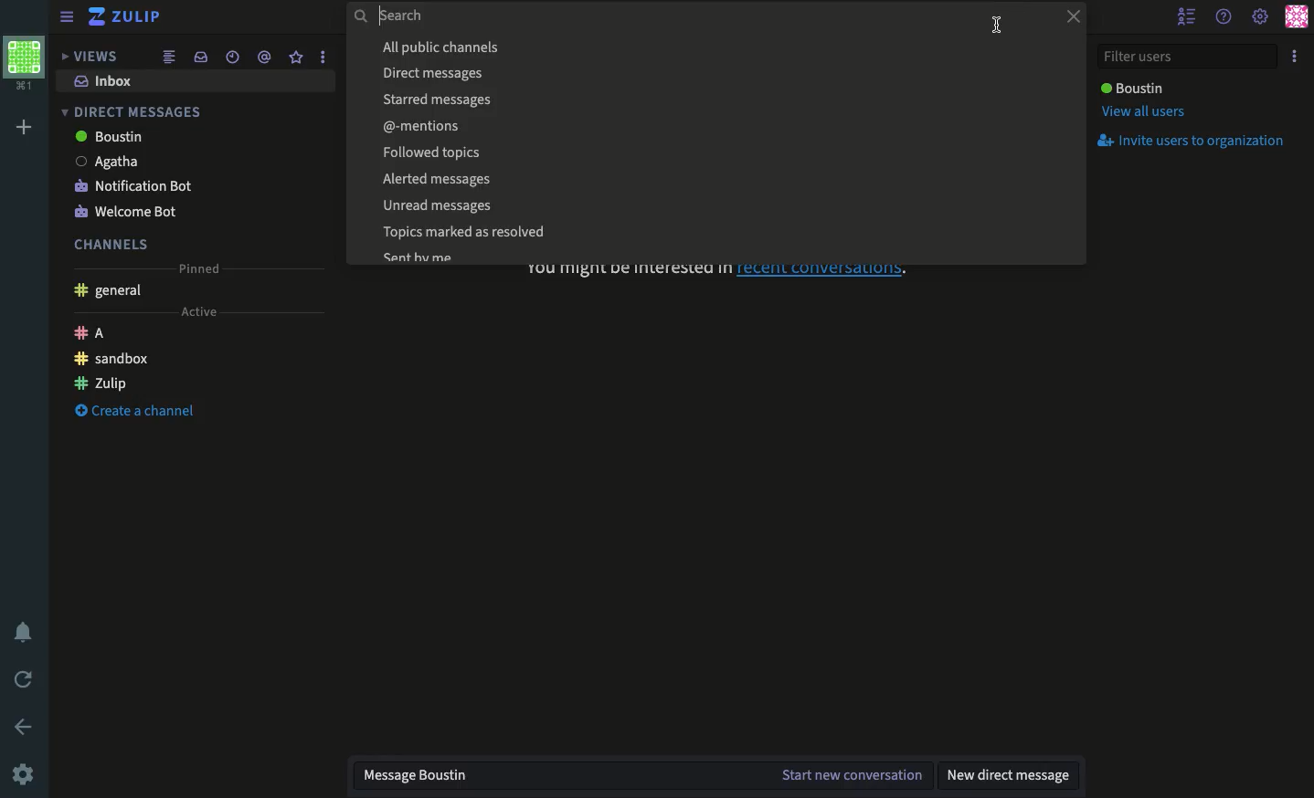 The height and width of the screenshot is (798, 1314). Describe the element at coordinates (555, 778) in the screenshot. I see `Message` at that location.